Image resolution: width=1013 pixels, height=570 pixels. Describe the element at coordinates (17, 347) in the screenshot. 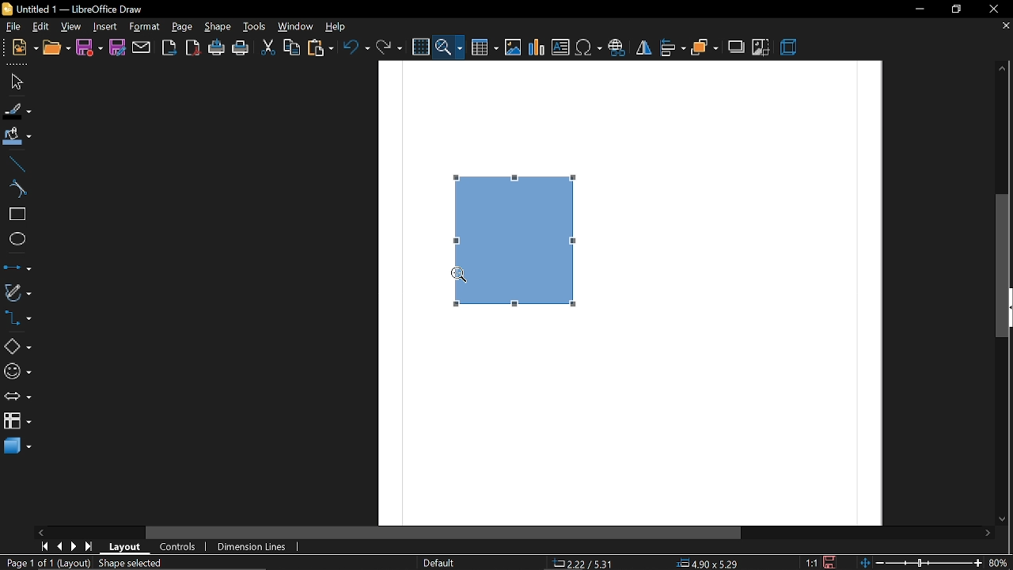

I see `basic shapes` at that location.